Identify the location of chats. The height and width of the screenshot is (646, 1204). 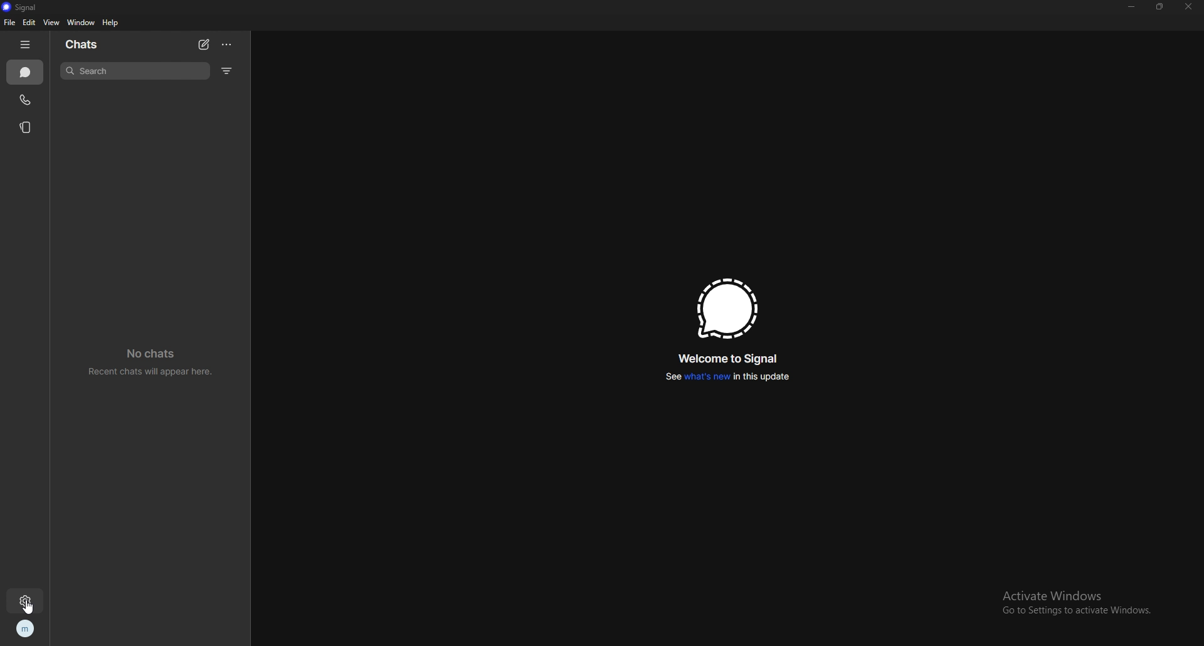
(97, 43).